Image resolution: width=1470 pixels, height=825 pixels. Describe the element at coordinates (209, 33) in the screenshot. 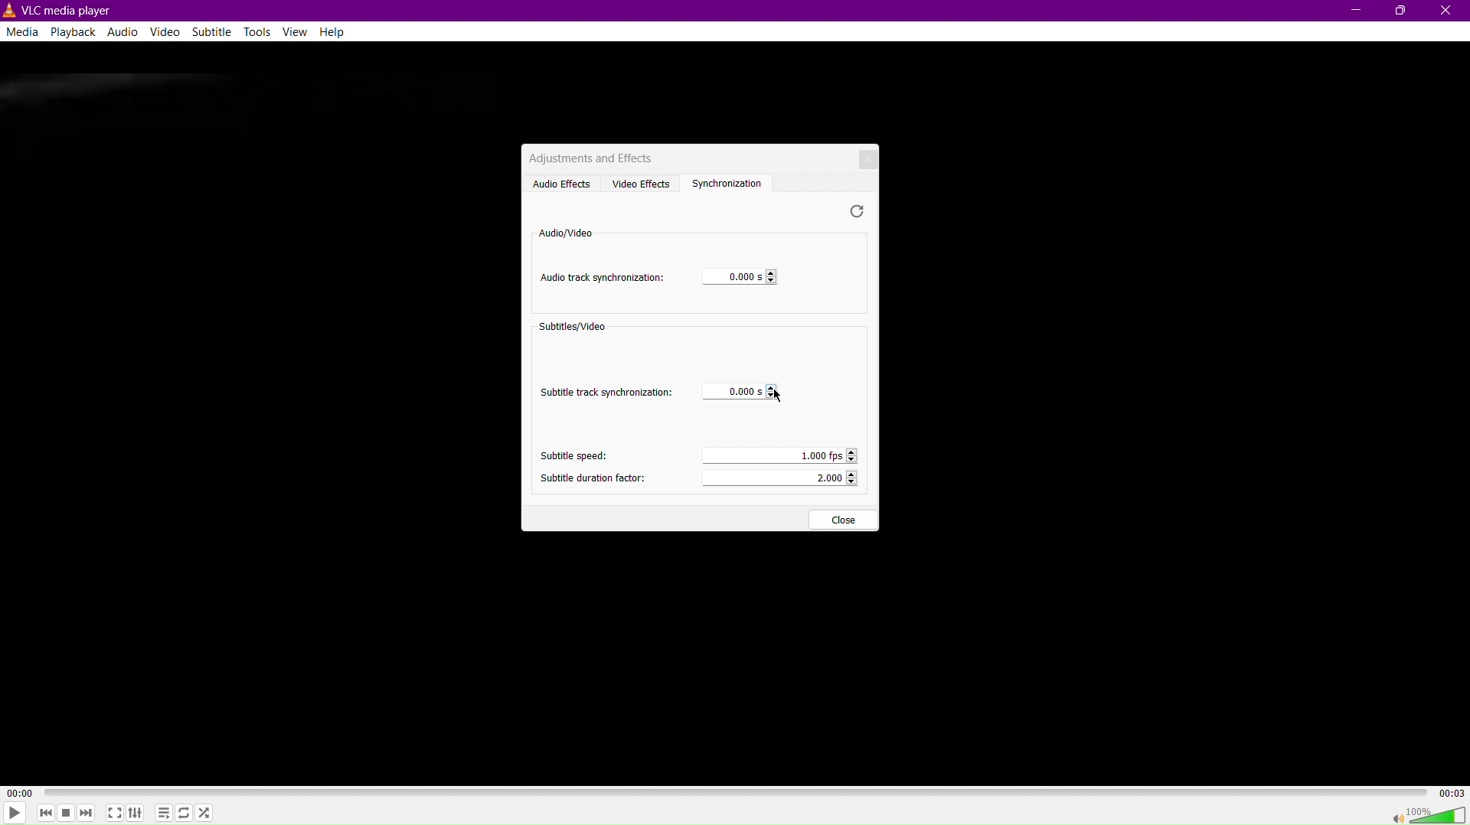

I see `Subtitle` at that location.